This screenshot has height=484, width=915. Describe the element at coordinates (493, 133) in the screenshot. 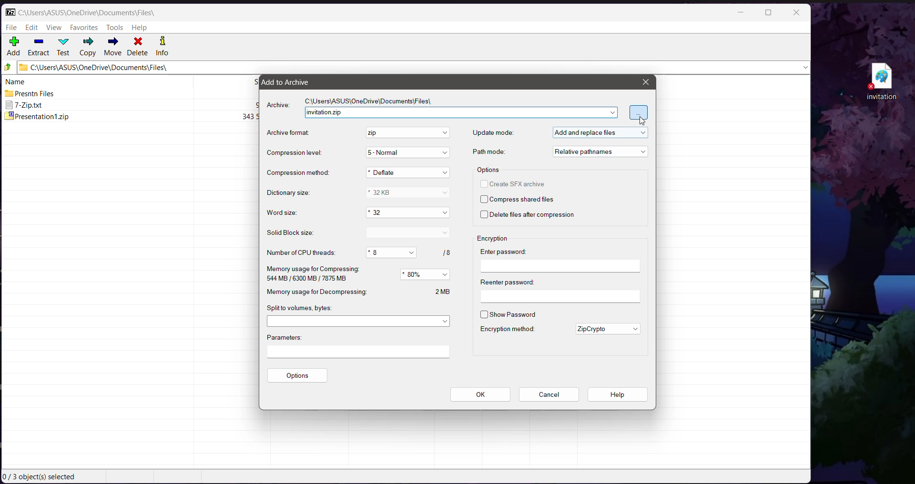

I see `Update mode` at that location.